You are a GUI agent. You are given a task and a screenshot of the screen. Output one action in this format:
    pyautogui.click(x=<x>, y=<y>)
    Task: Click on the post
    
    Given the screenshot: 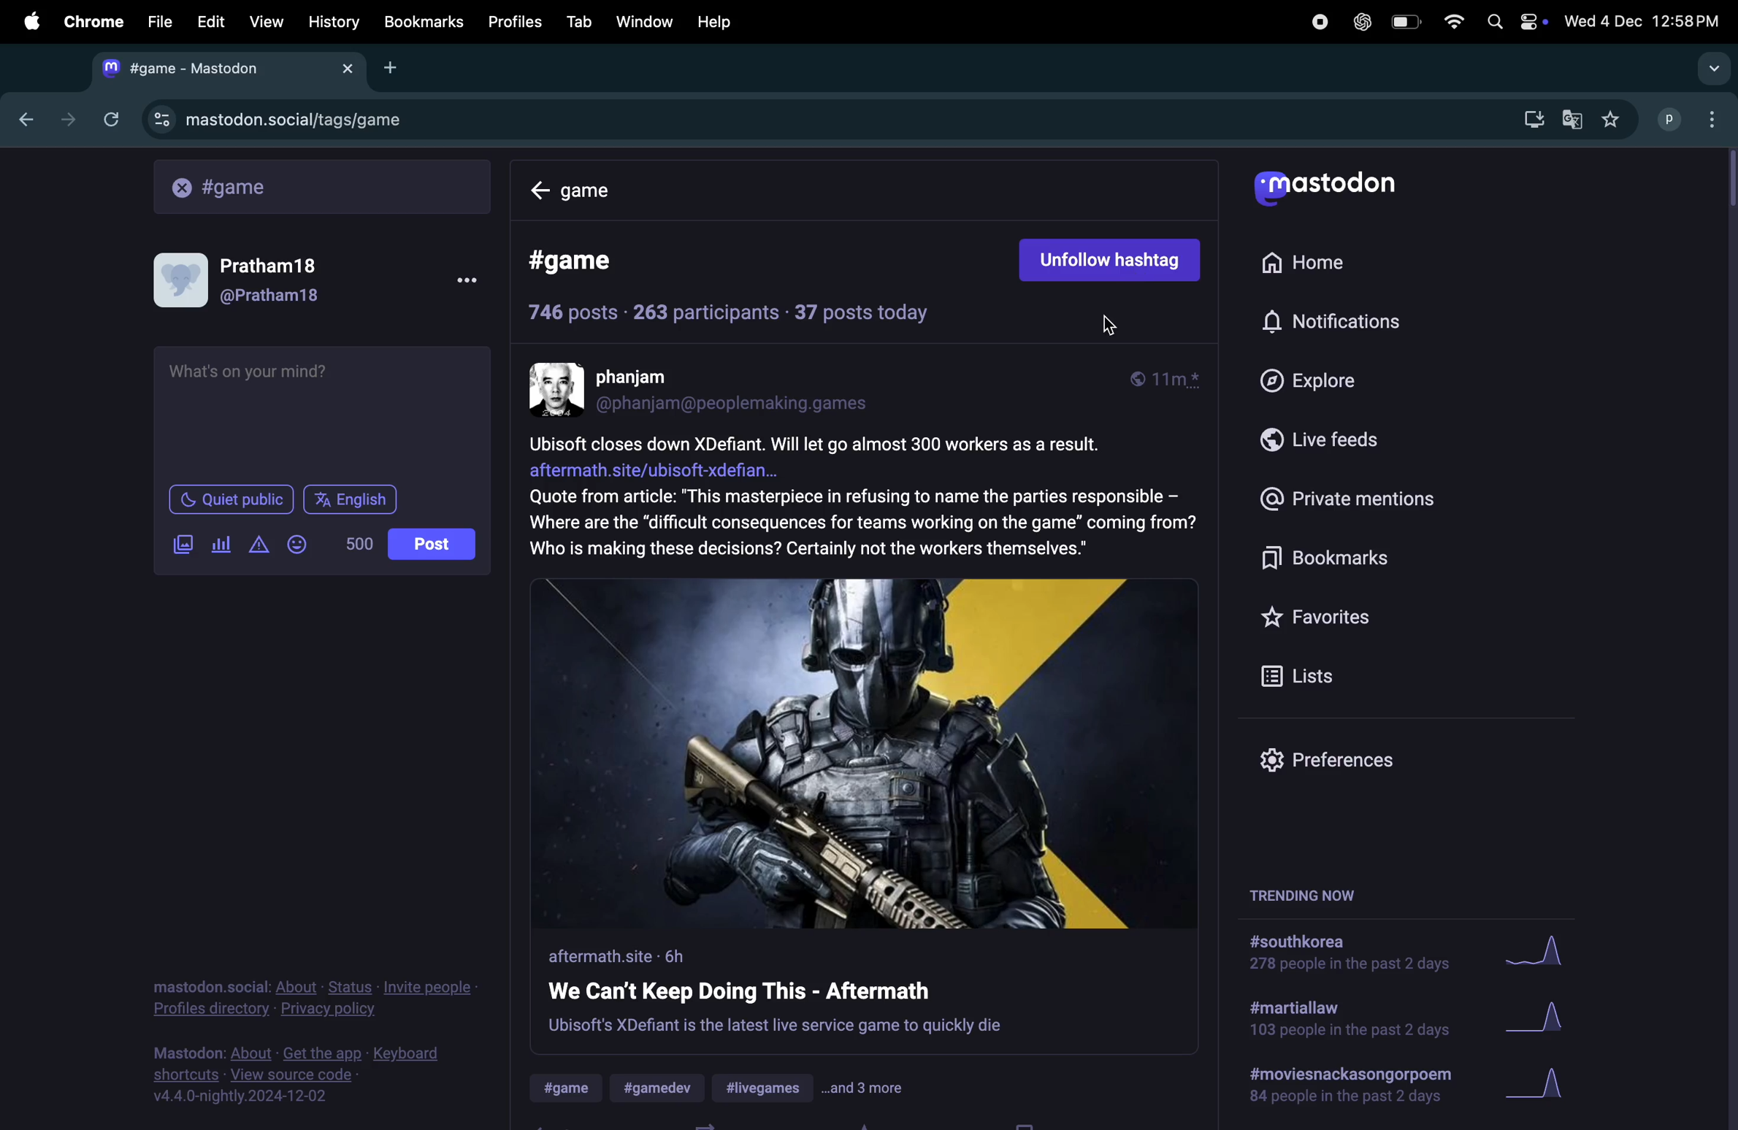 What is the action you would take?
    pyautogui.click(x=432, y=542)
    